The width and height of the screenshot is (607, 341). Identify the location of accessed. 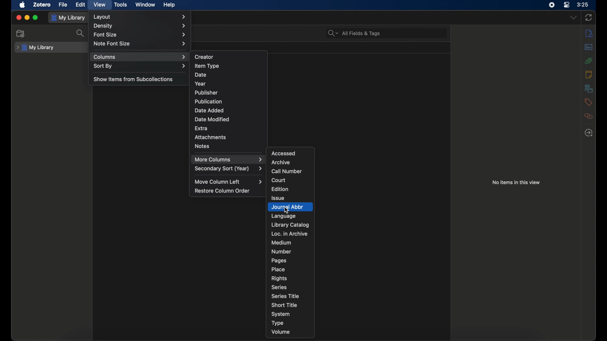
(284, 153).